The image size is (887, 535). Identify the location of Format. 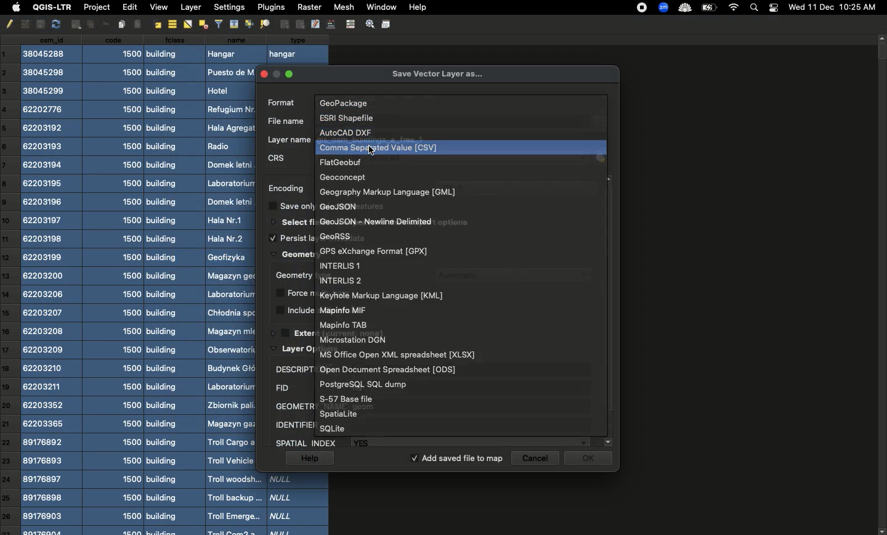
(341, 265).